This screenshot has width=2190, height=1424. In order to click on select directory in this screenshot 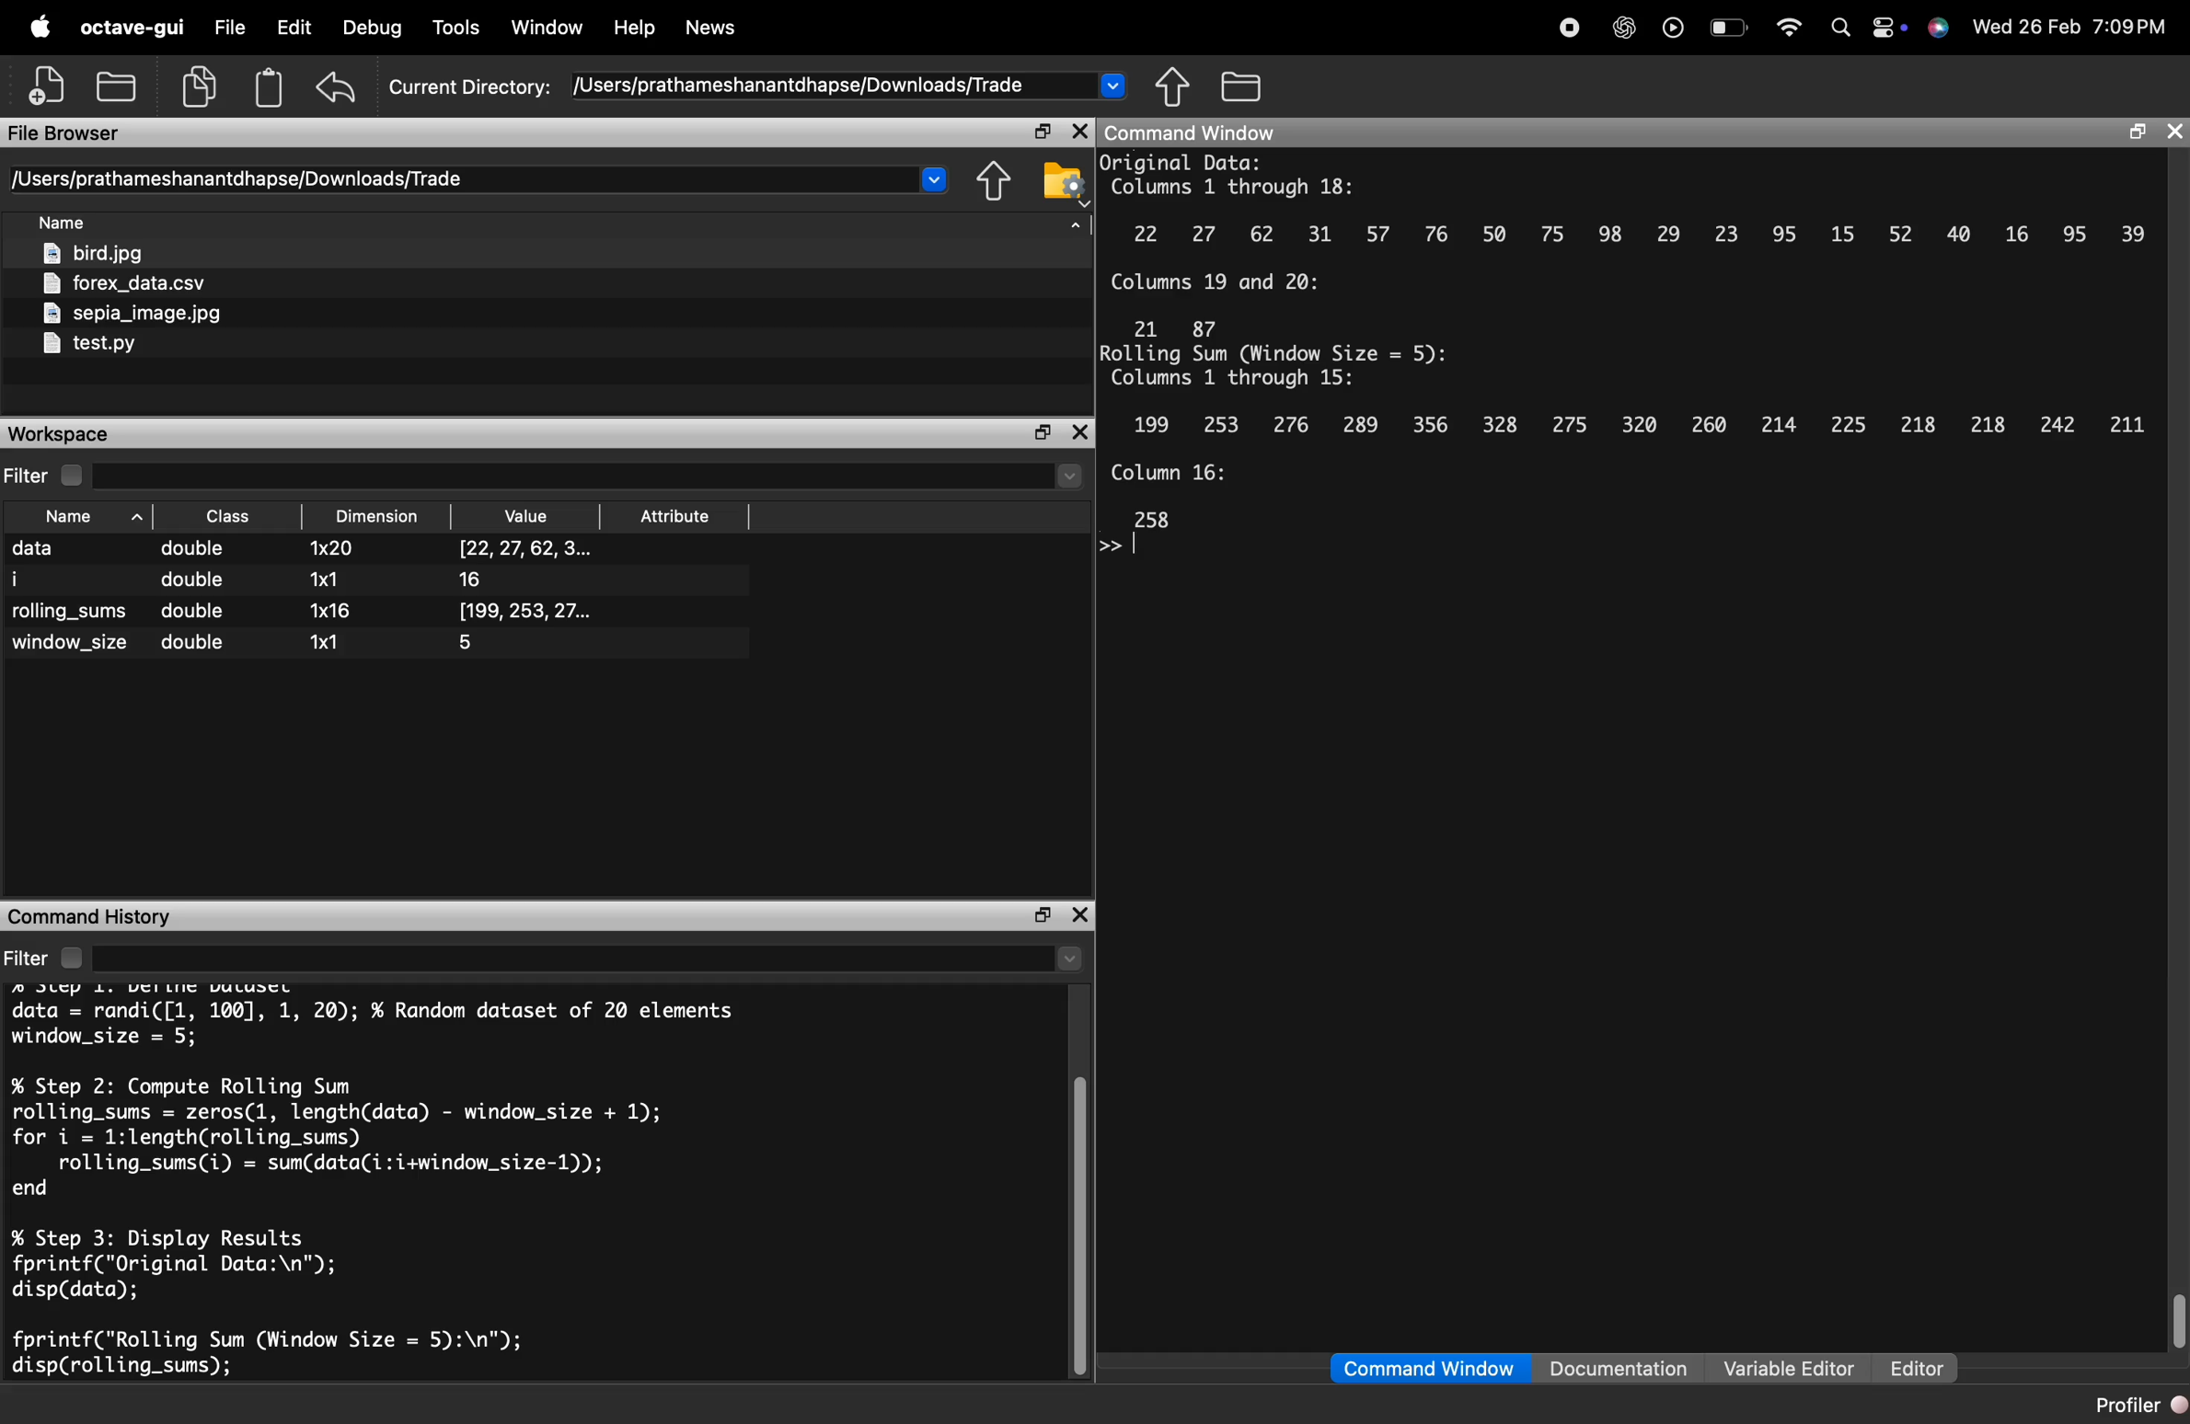, I will do `click(598, 960)`.